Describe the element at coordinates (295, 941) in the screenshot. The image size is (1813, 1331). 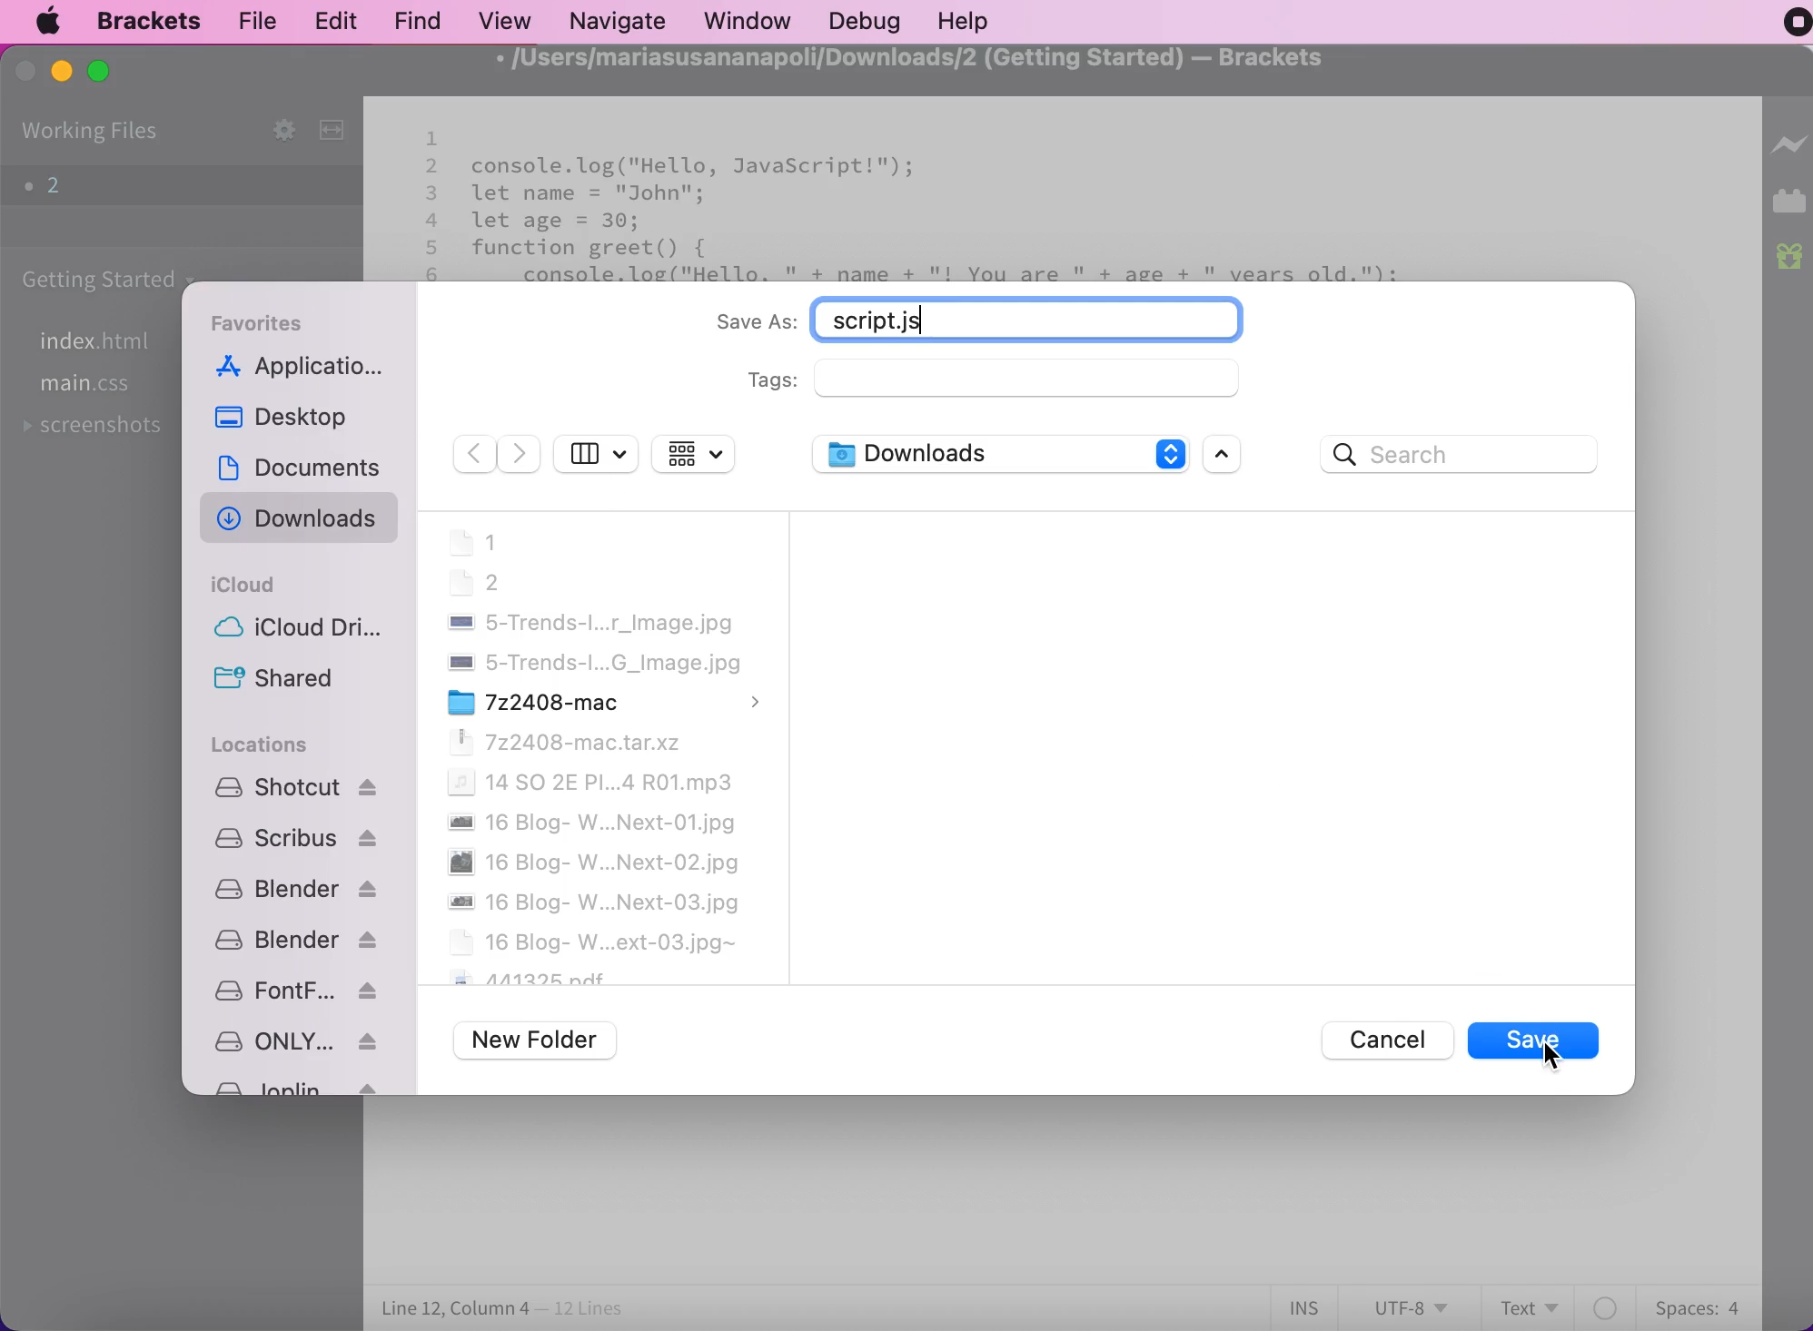
I see `blender` at that location.